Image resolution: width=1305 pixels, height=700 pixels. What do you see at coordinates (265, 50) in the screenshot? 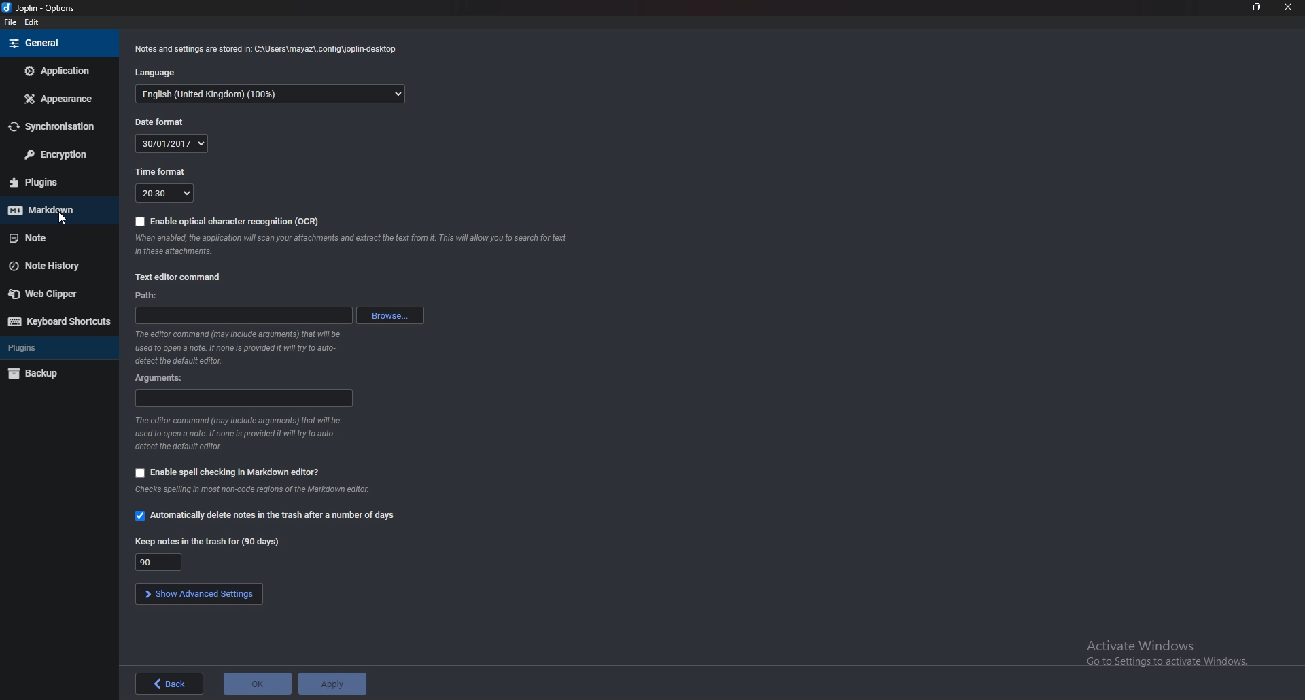
I see `info` at bounding box center [265, 50].